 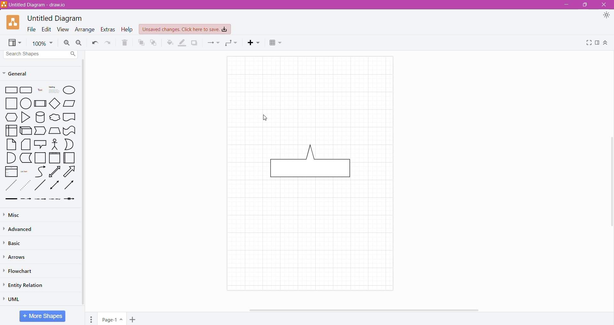 What do you see at coordinates (55, 144) in the screenshot?
I see `Stick Figure` at bounding box center [55, 144].